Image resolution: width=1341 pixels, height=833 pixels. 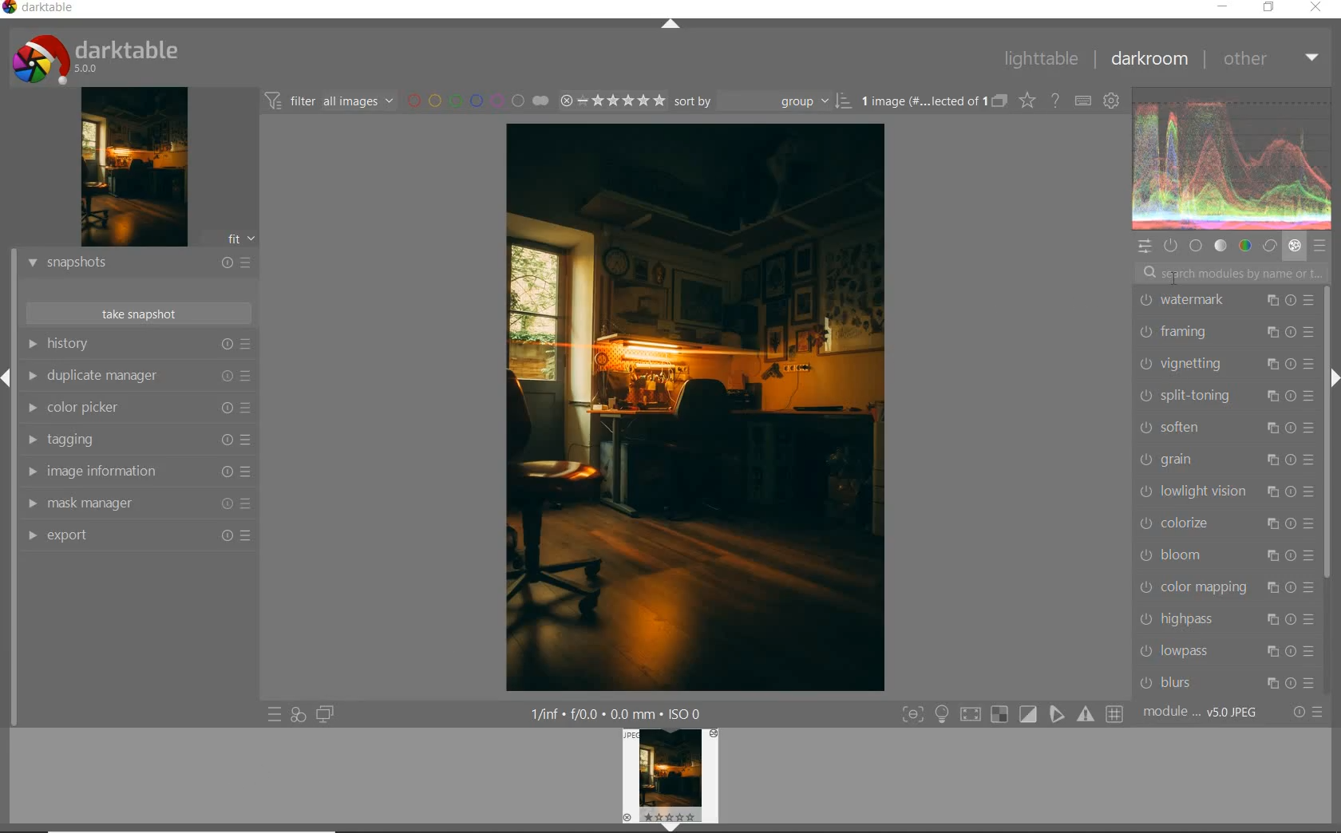 What do you see at coordinates (1226, 682) in the screenshot?
I see `blurs` at bounding box center [1226, 682].